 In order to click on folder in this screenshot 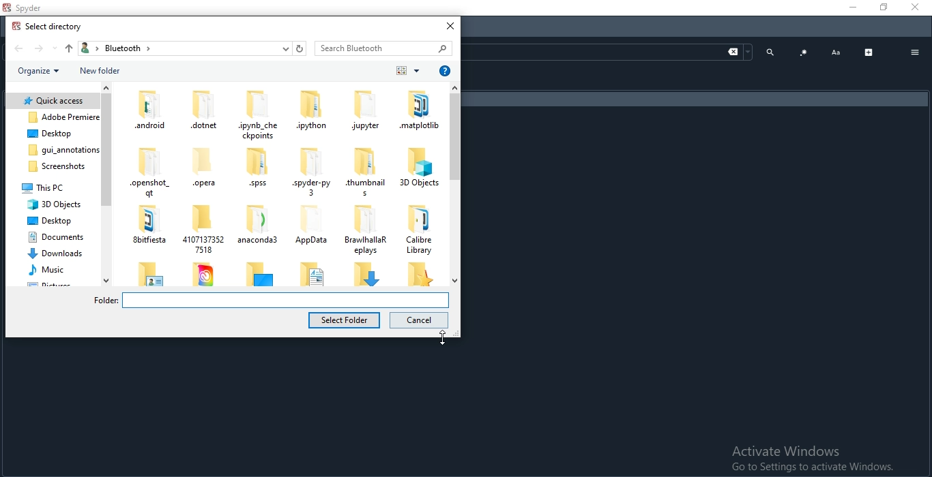, I will do `click(416, 275)`.